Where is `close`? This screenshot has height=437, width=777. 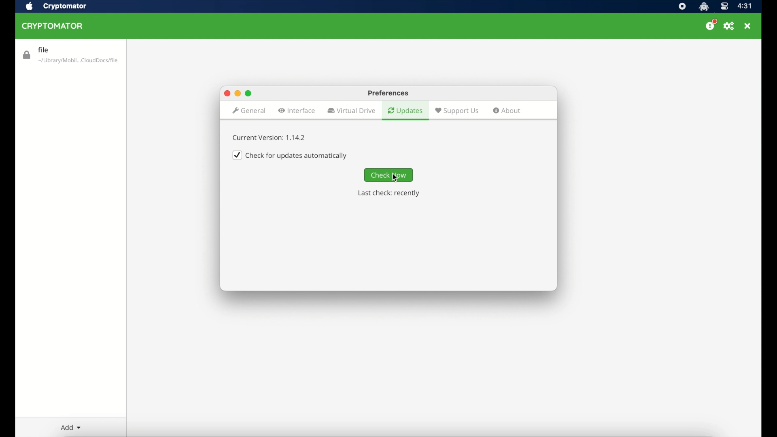
close is located at coordinates (226, 93).